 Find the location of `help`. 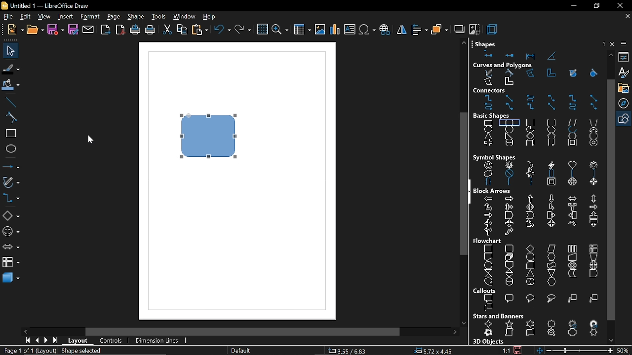

help is located at coordinates (210, 17).